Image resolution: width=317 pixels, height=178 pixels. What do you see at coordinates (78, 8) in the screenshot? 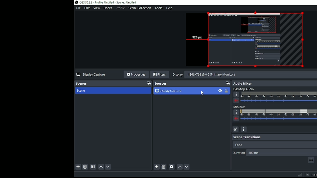
I see `File` at bounding box center [78, 8].